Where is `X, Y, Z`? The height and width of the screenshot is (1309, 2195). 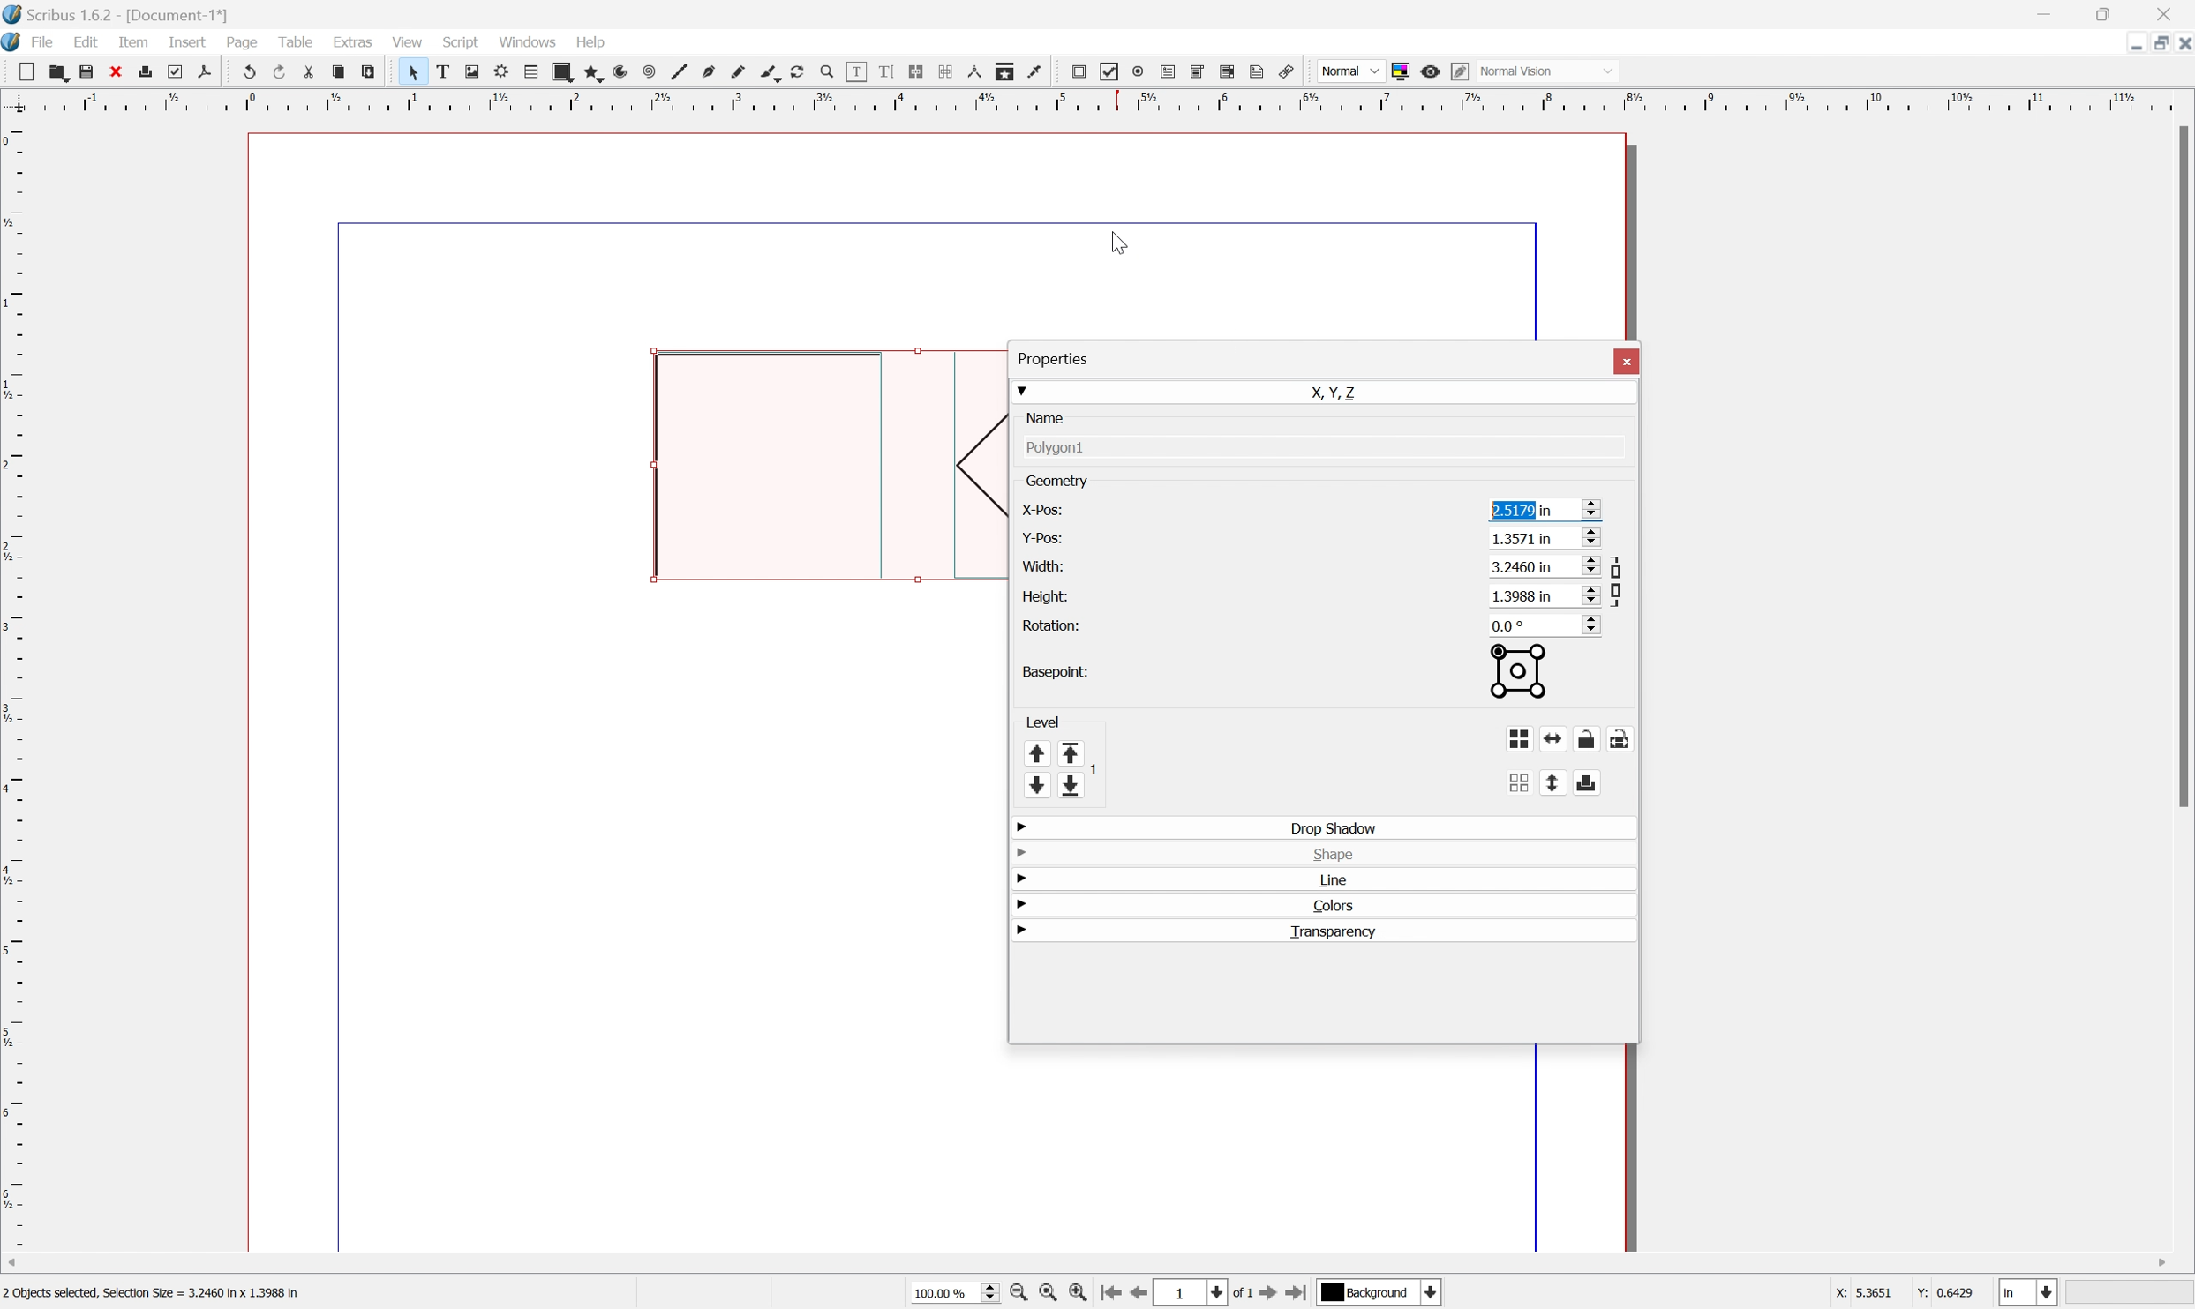
X, Y, Z is located at coordinates (1338, 393).